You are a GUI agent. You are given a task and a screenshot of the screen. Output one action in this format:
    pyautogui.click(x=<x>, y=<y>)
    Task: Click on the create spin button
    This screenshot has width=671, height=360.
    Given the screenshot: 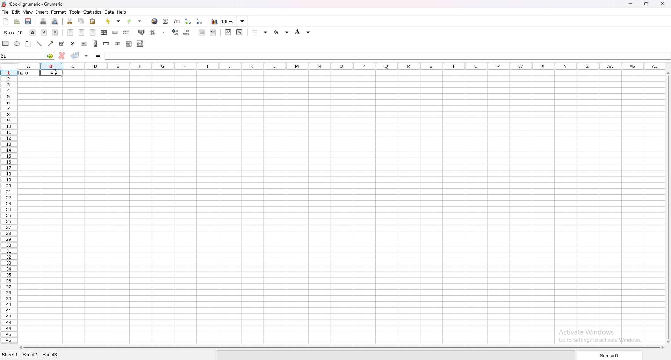 What is the action you would take?
    pyautogui.click(x=107, y=44)
    